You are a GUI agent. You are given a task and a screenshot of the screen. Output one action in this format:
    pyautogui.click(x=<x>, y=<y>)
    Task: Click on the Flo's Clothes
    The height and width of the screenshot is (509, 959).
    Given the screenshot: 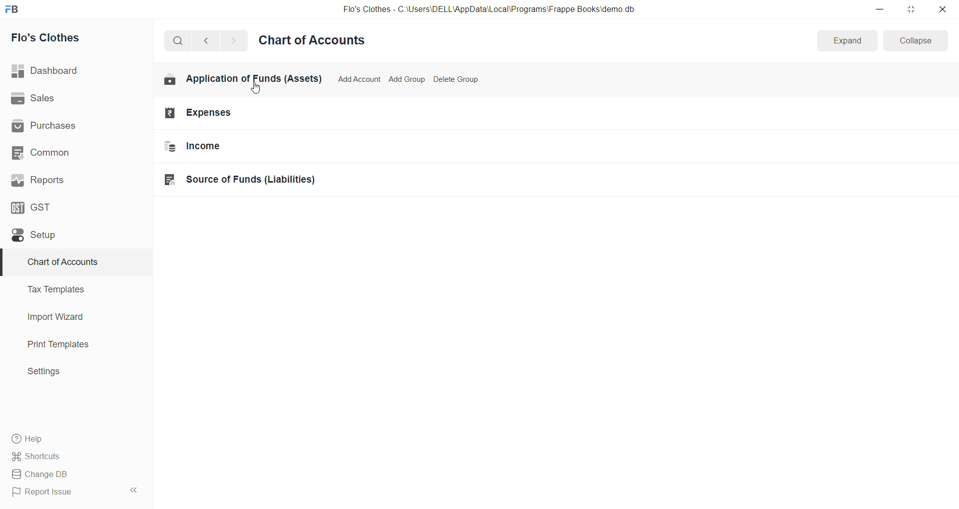 What is the action you would take?
    pyautogui.click(x=71, y=38)
    